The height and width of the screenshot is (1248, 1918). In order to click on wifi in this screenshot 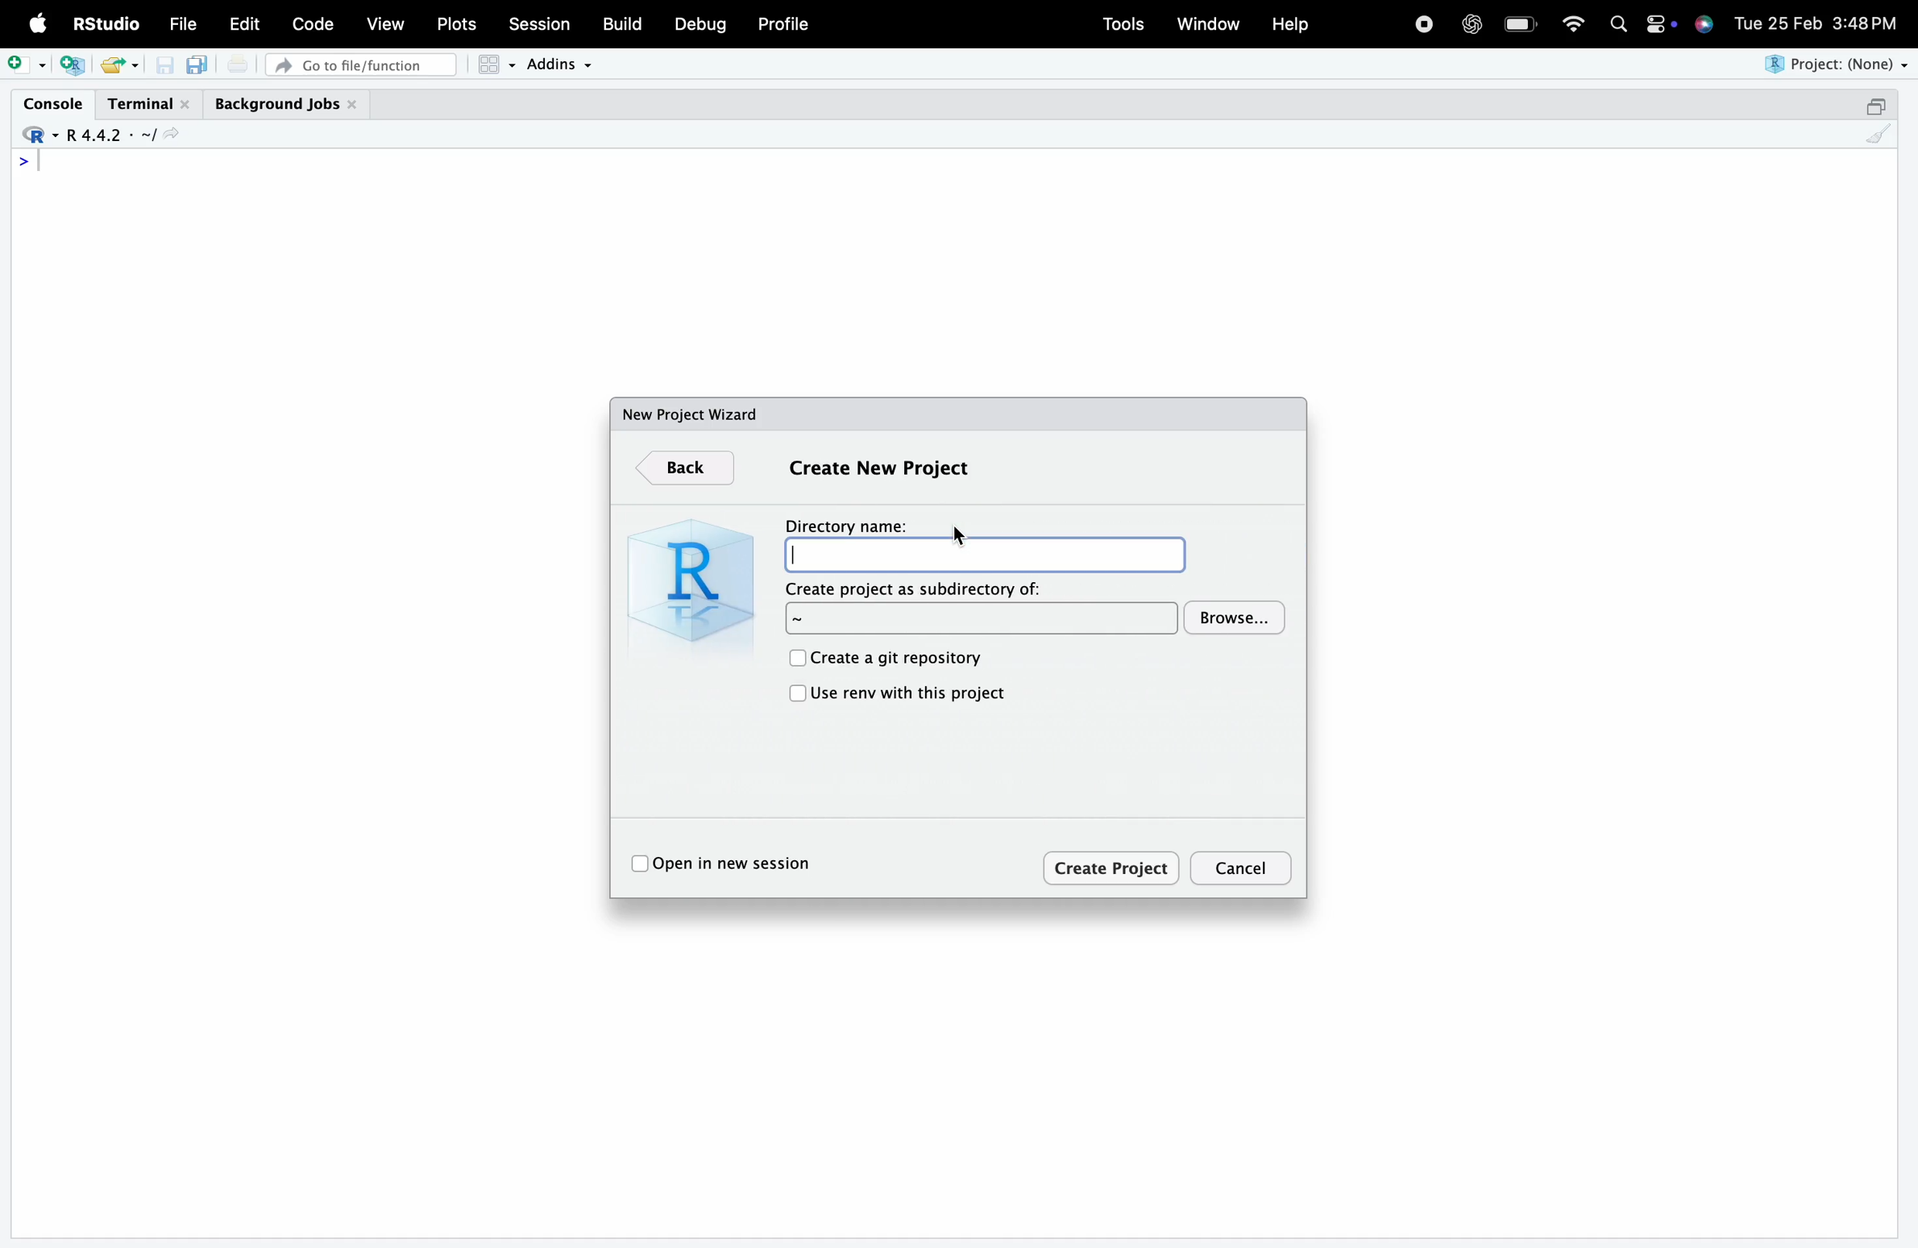, I will do `click(1573, 22)`.